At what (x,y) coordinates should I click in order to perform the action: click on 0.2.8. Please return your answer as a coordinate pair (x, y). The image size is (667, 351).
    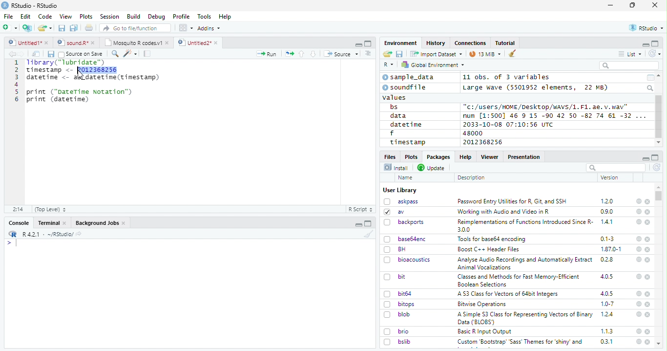
    Looking at the image, I should click on (607, 259).